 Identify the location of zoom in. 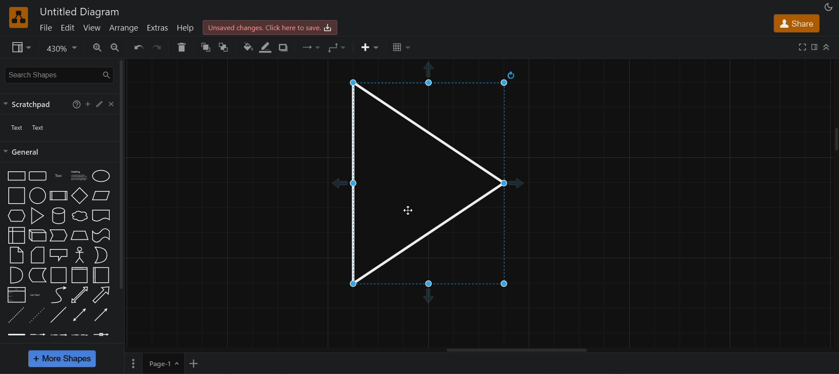
(97, 48).